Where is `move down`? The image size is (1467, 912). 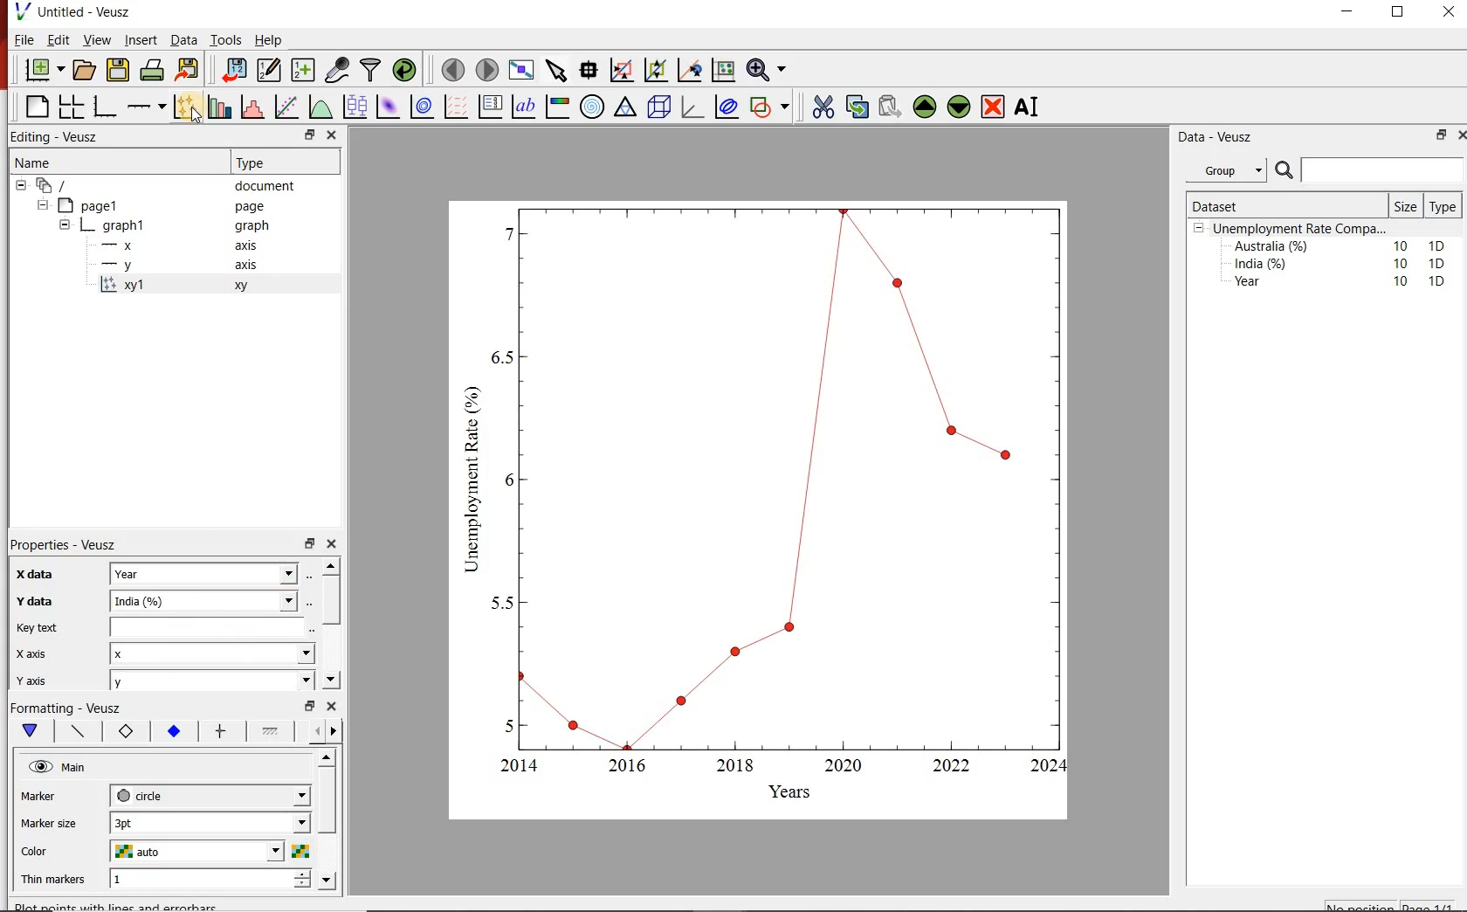
move down is located at coordinates (327, 881).